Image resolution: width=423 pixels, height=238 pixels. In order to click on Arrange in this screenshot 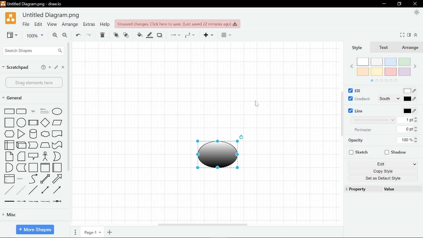, I will do `click(409, 48)`.